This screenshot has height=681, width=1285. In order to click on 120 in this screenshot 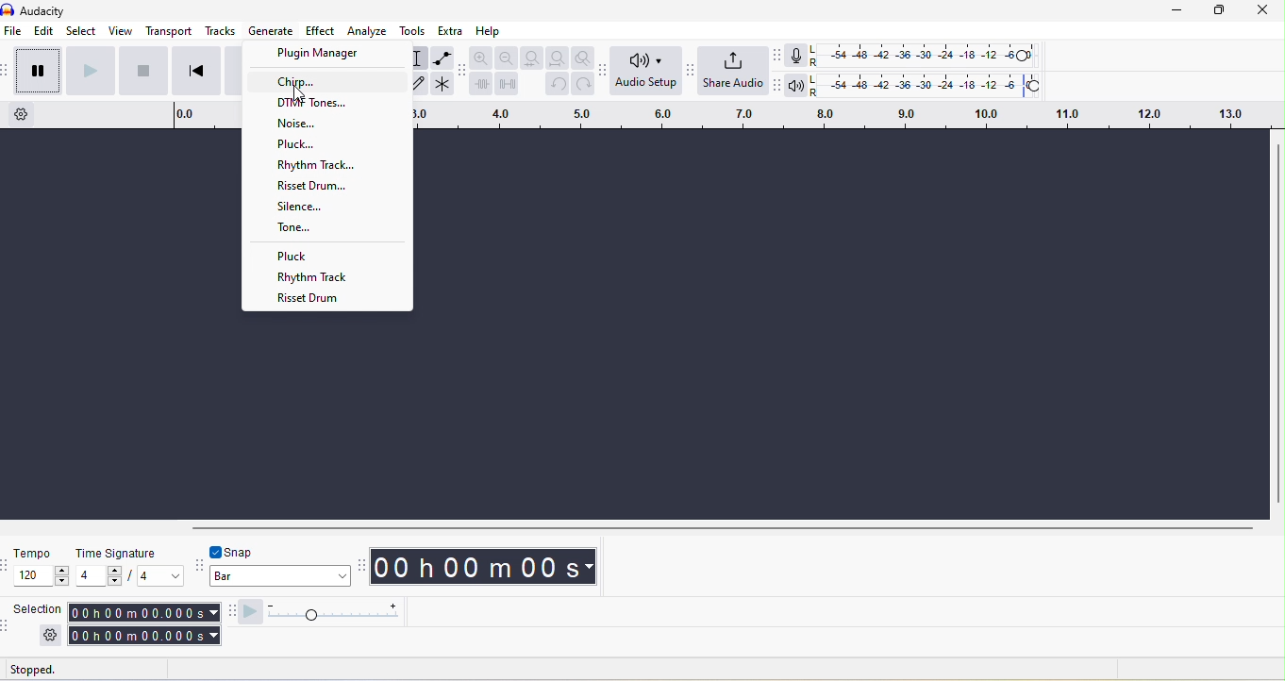, I will do `click(42, 576)`.